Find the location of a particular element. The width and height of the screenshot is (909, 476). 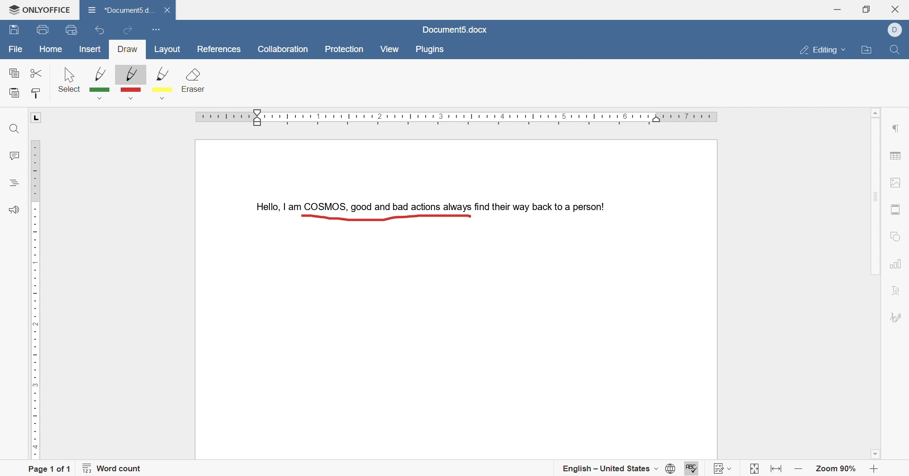

chart settings is located at coordinates (896, 265).